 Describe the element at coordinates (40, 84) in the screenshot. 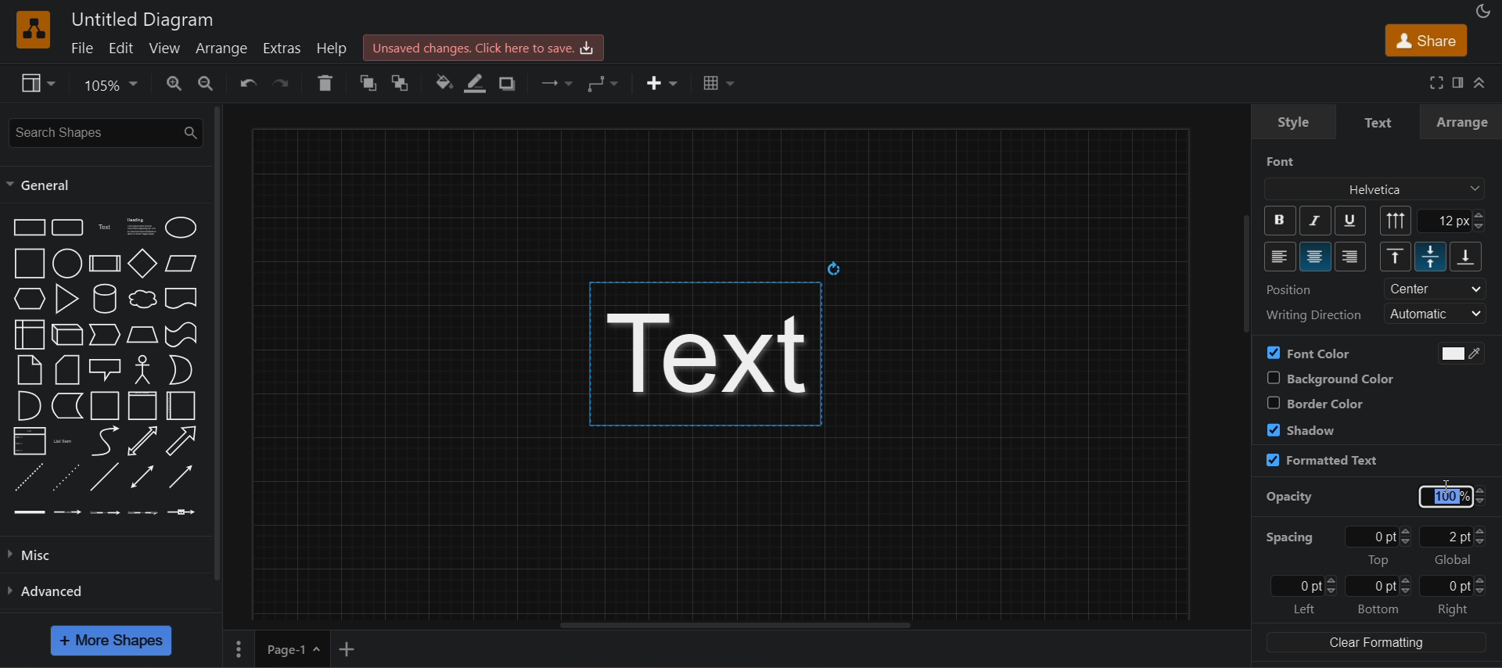

I see `view` at that location.